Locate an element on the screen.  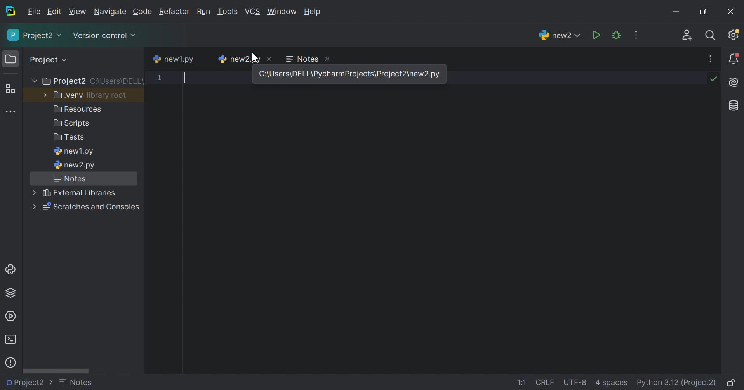
Restore down is located at coordinates (702, 12).